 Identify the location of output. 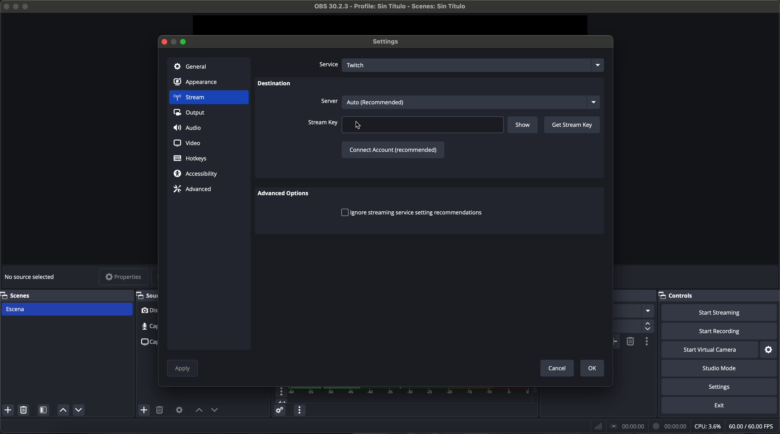
(191, 114).